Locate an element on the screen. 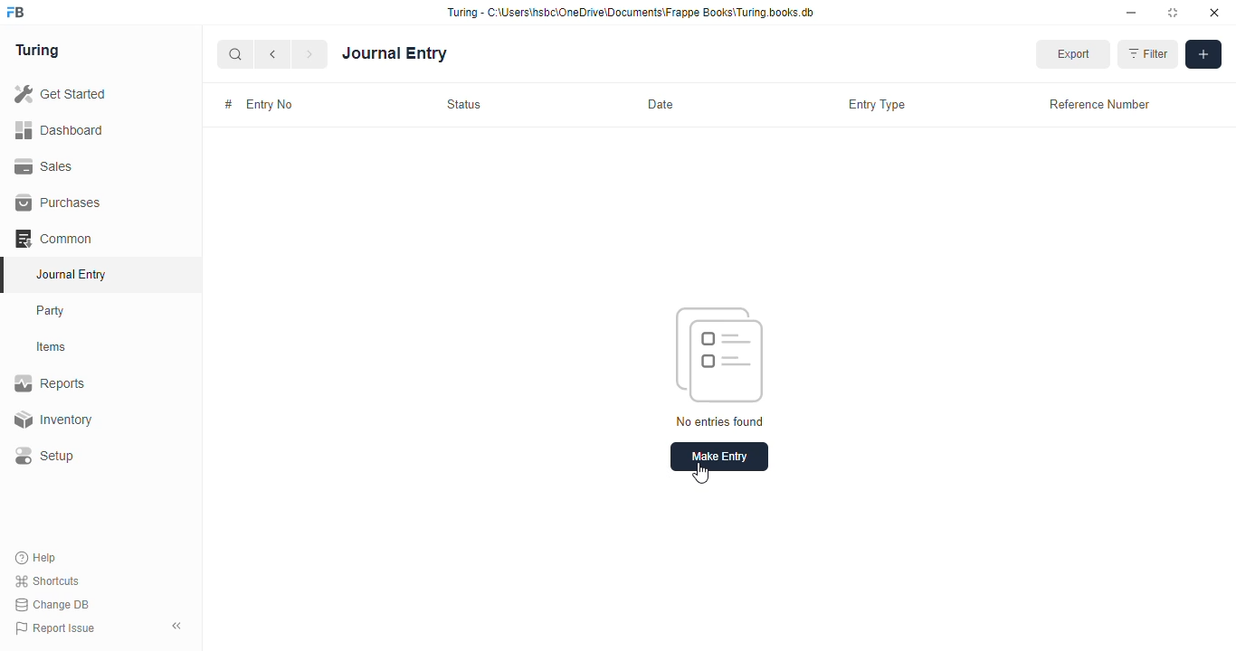  report issue is located at coordinates (55, 628).